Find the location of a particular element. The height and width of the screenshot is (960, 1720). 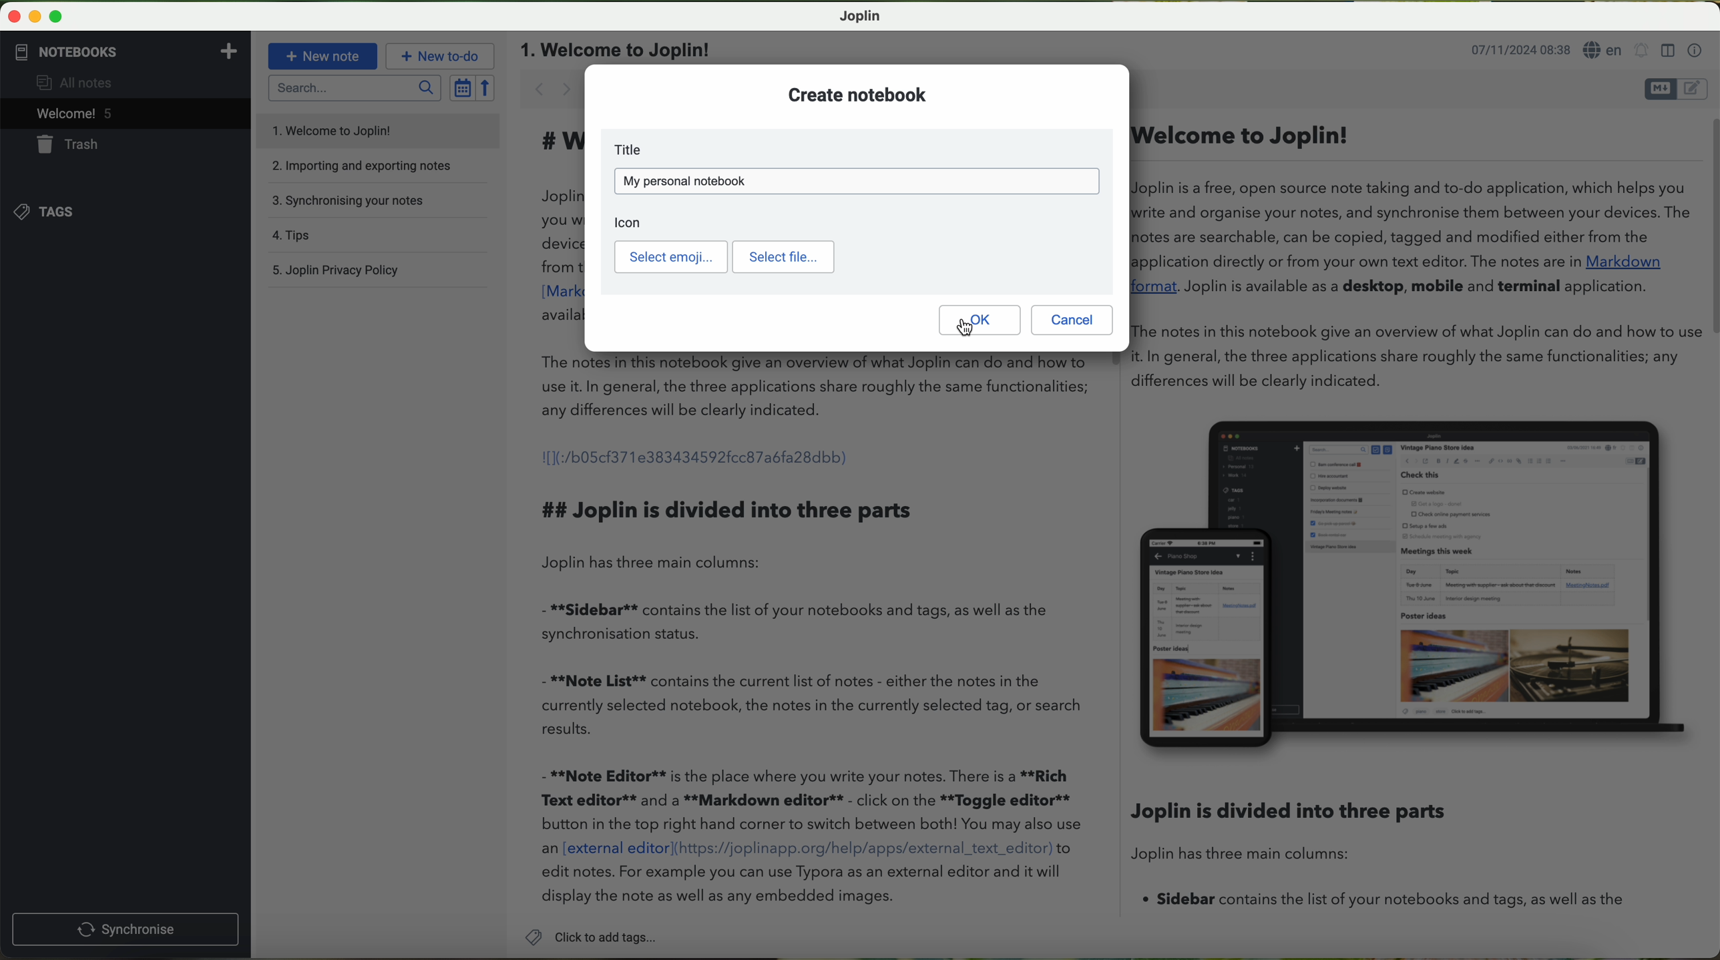

cursor is located at coordinates (965, 327).